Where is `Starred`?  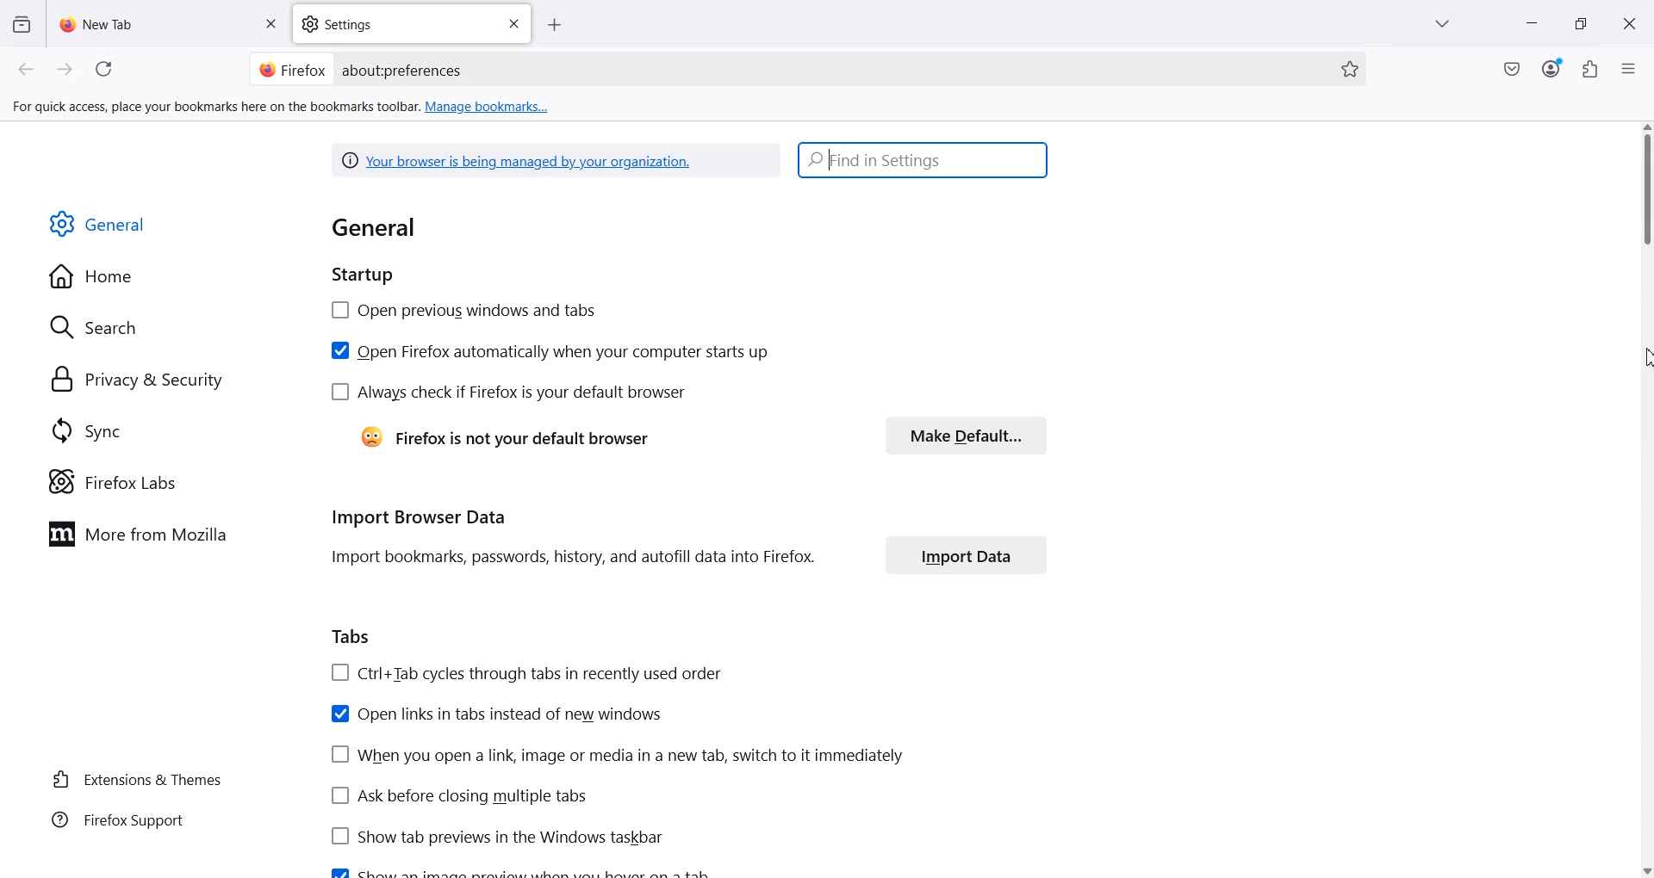
Starred is located at coordinates (1350, 70).